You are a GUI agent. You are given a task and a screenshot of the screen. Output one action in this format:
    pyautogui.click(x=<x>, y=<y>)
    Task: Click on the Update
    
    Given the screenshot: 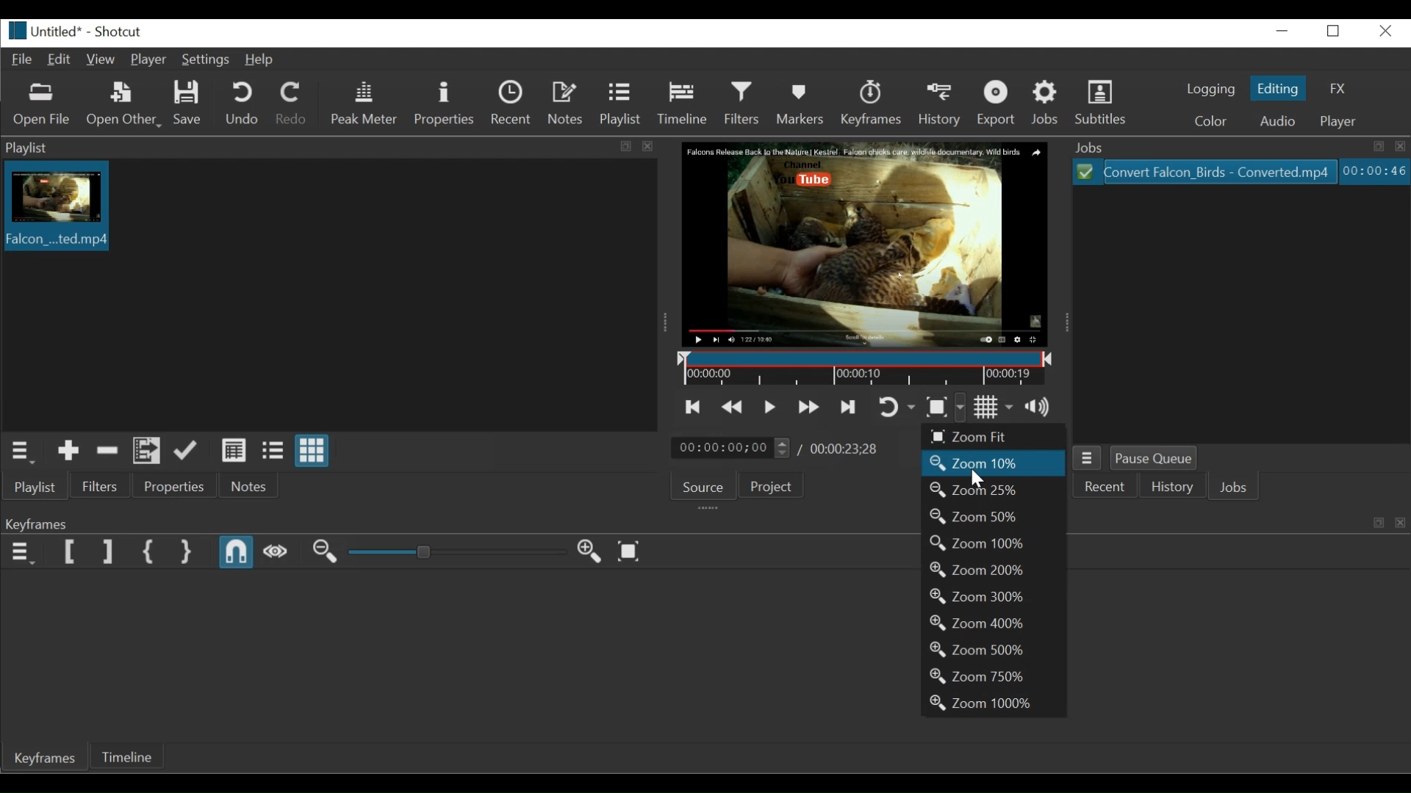 What is the action you would take?
    pyautogui.click(x=183, y=451)
    